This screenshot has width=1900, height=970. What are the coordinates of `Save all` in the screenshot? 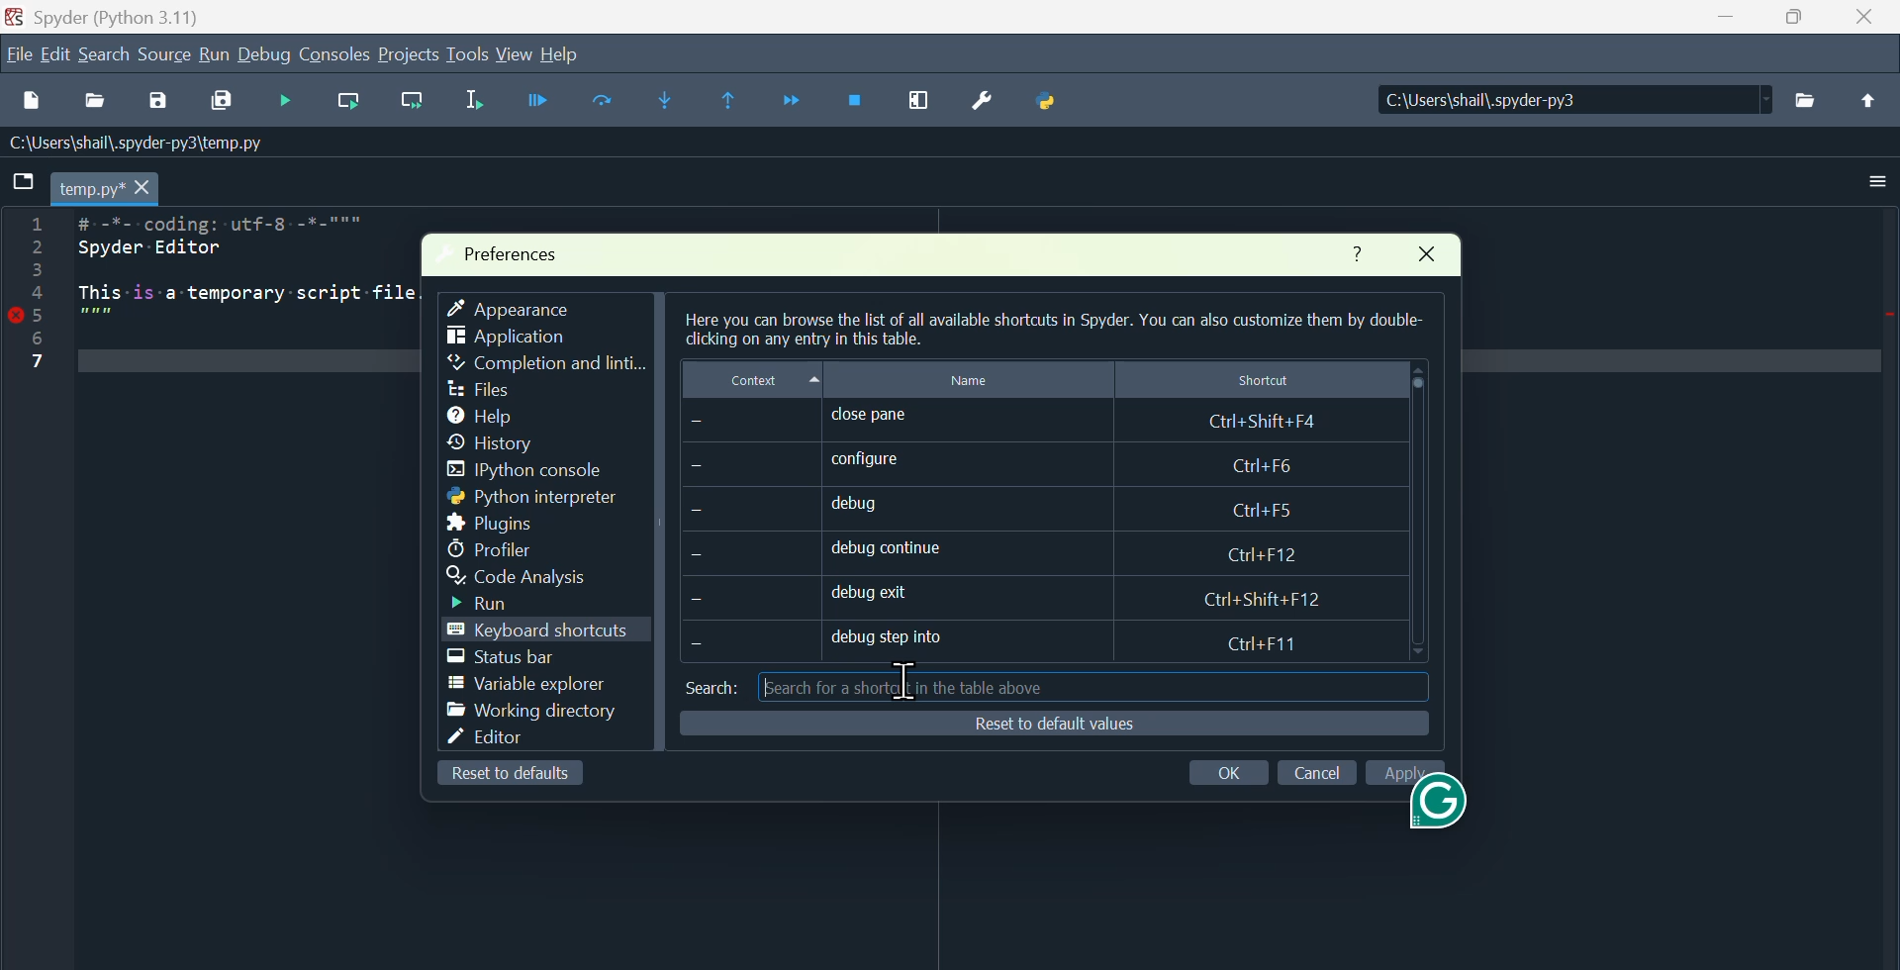 It's located at (219, 104).